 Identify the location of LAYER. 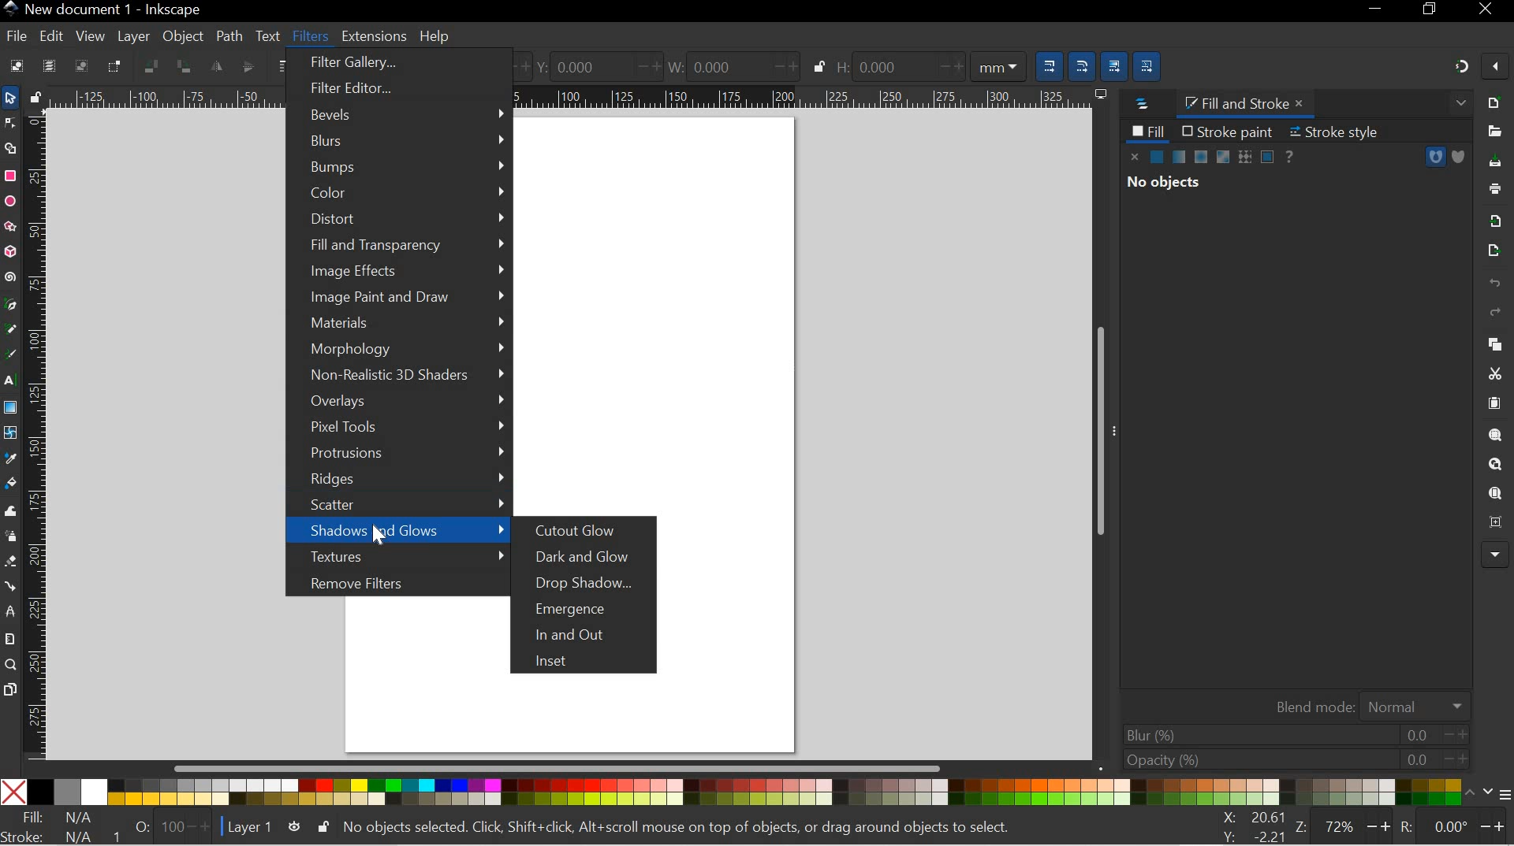
(134, 36).